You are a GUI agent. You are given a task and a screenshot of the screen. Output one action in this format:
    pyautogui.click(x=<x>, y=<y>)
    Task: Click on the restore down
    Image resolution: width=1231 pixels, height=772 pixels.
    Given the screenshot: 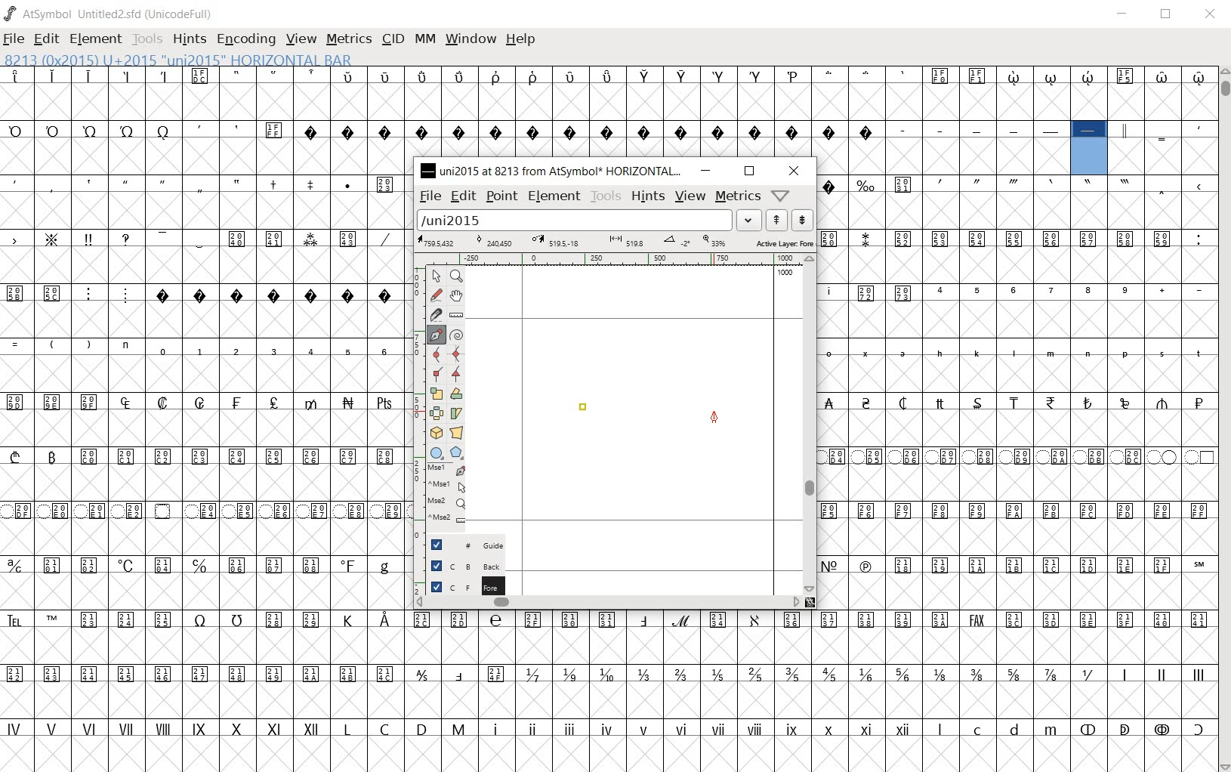 What is the action you would take?
    pyautogui.click(x=748, y=171)
    